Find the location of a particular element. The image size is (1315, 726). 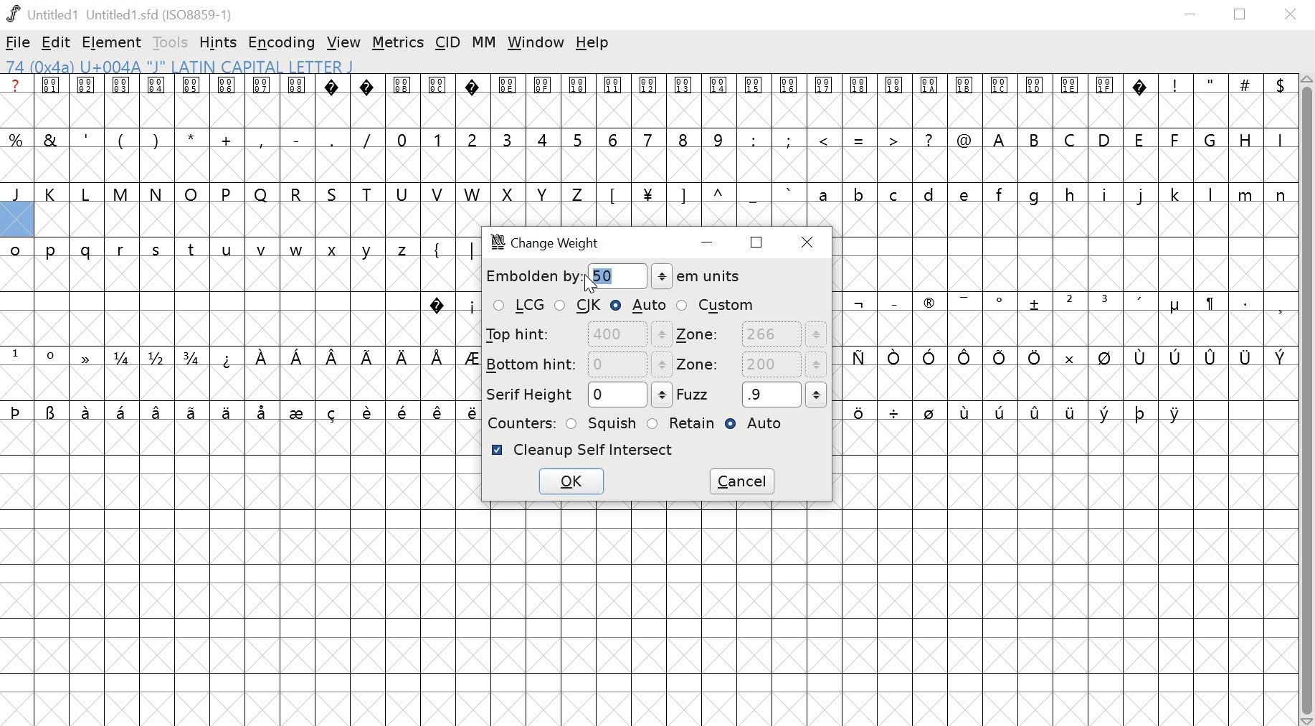

TOOLS is located at coordinates (172, 42).